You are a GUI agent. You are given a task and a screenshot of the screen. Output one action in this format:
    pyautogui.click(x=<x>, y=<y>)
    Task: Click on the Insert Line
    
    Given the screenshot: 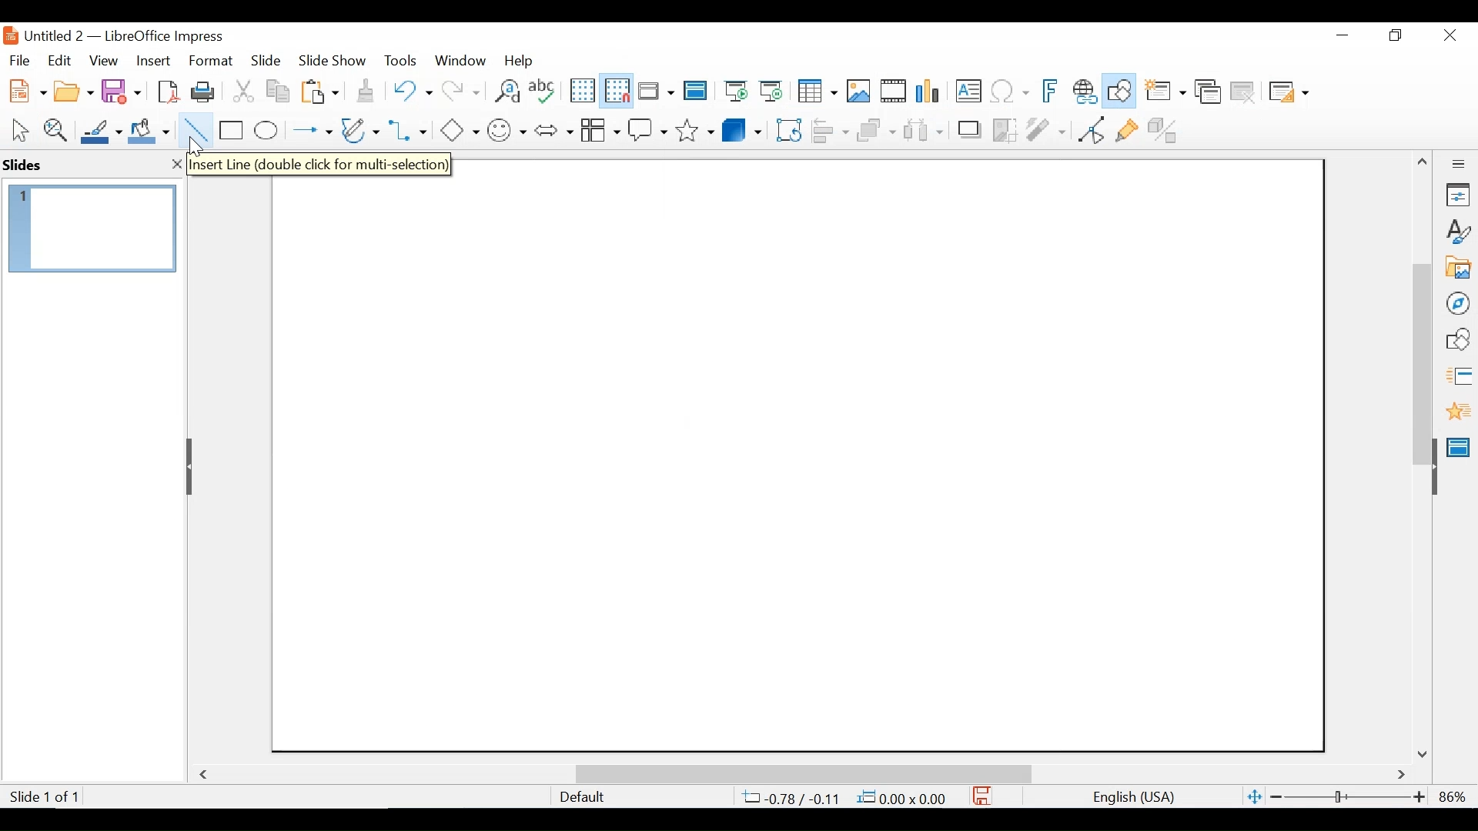 What is the action you would take?
    pyautogui.click(x=197, y=131)
    